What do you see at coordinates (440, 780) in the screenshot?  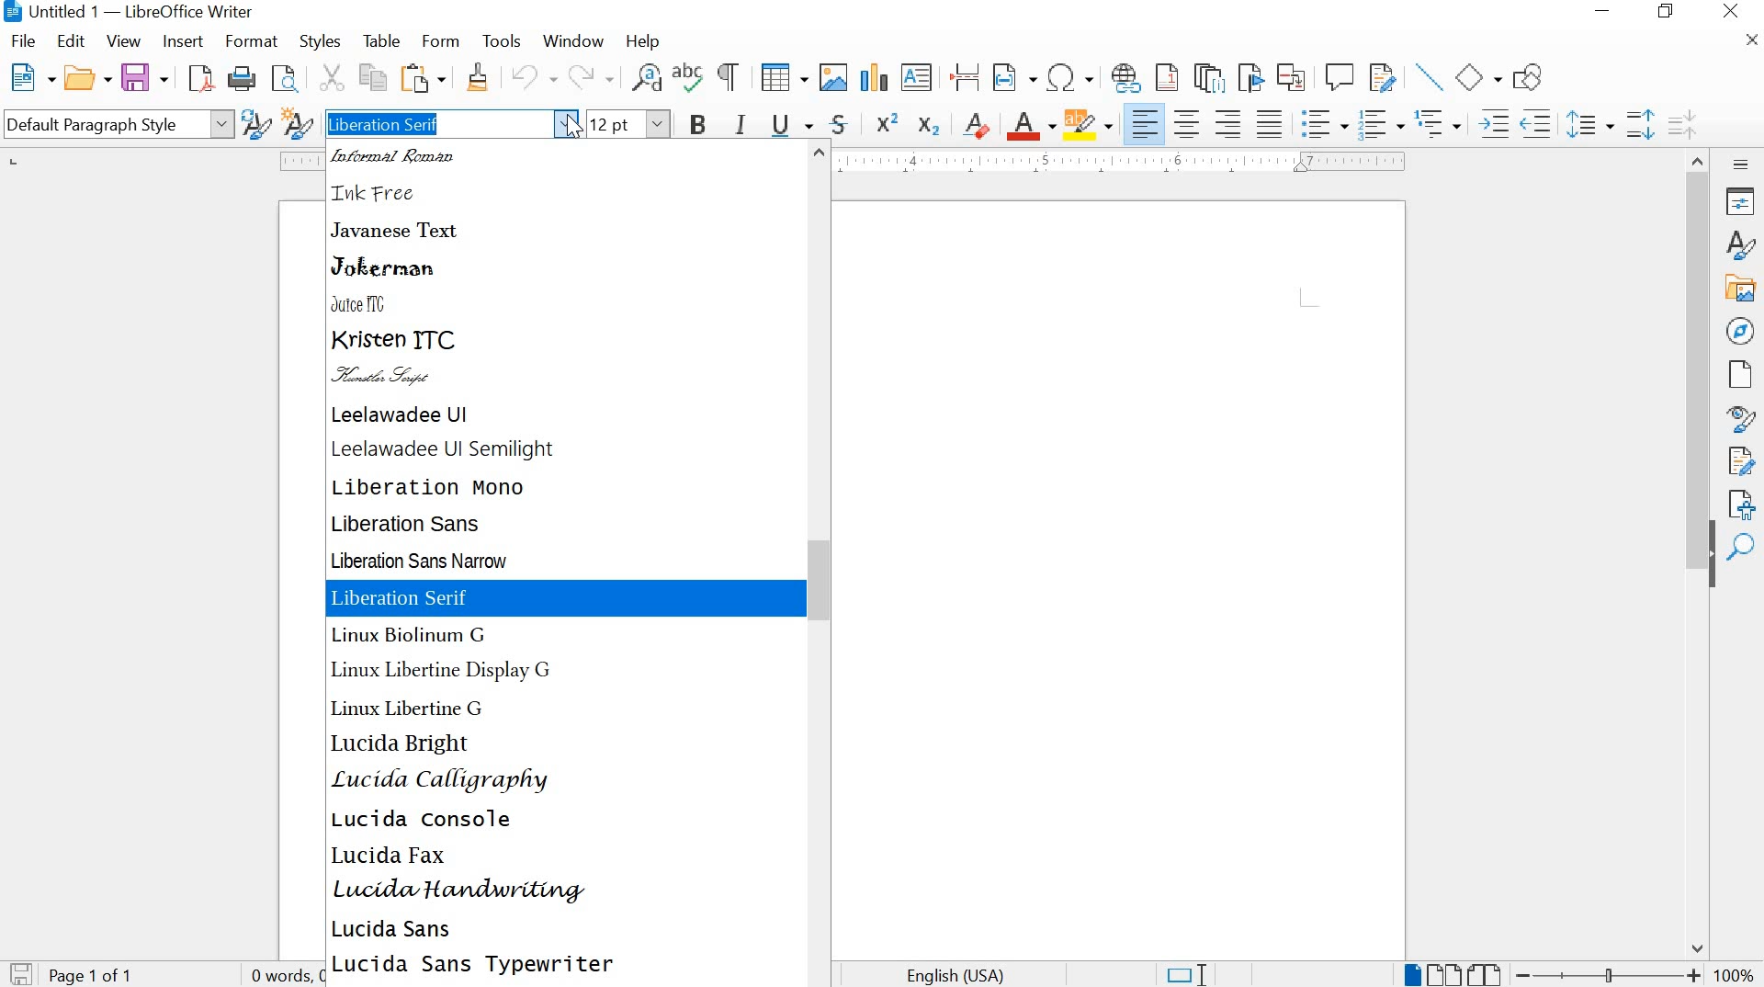 I see `LUCIDA CALLIGRAPHY` at bounding box center [440, 780].